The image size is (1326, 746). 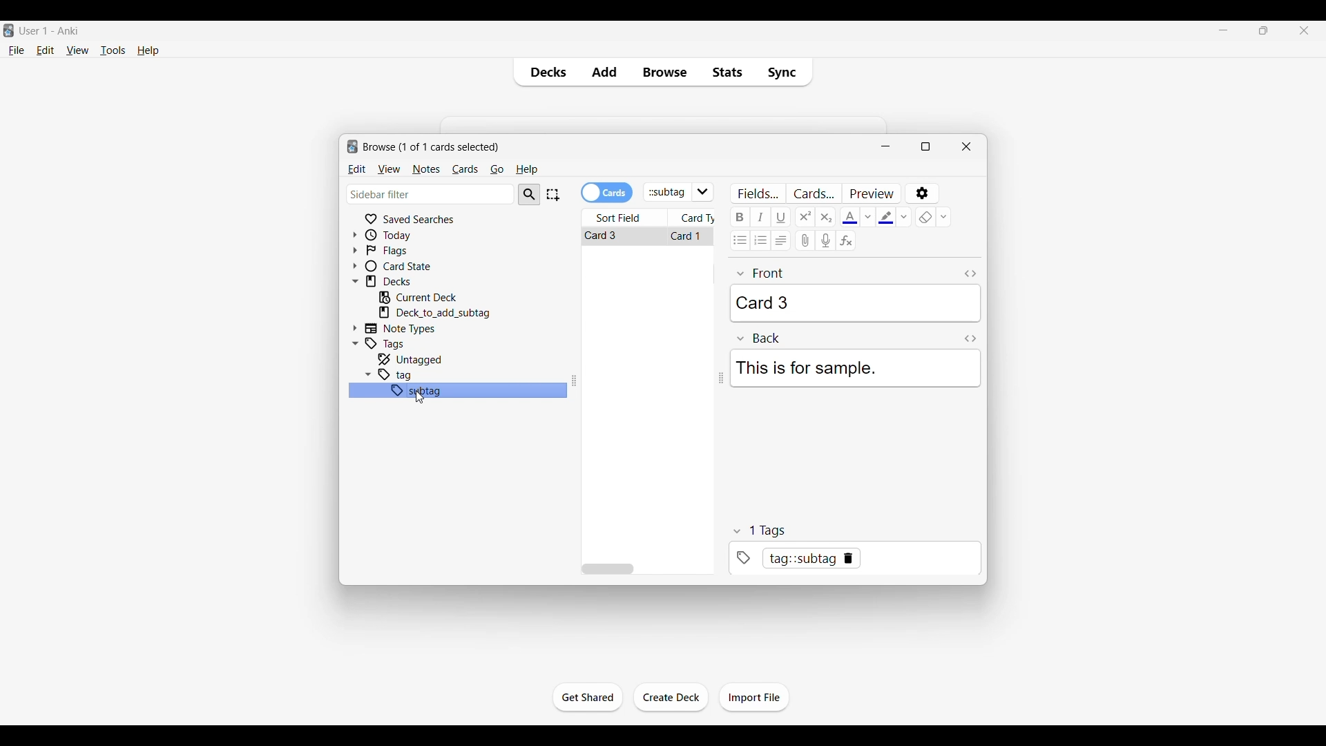 What do you see at coordinates (849, 218) in the screenshot?
I see `Selected text color` at bounding box center [849, 218].